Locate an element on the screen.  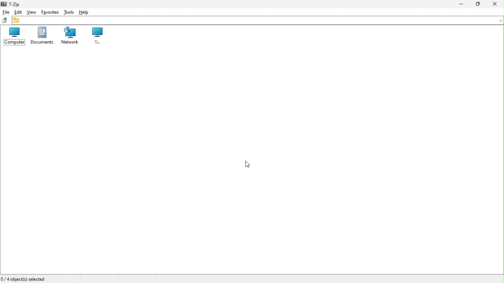
Minimize is located at coordinates (463, 6).